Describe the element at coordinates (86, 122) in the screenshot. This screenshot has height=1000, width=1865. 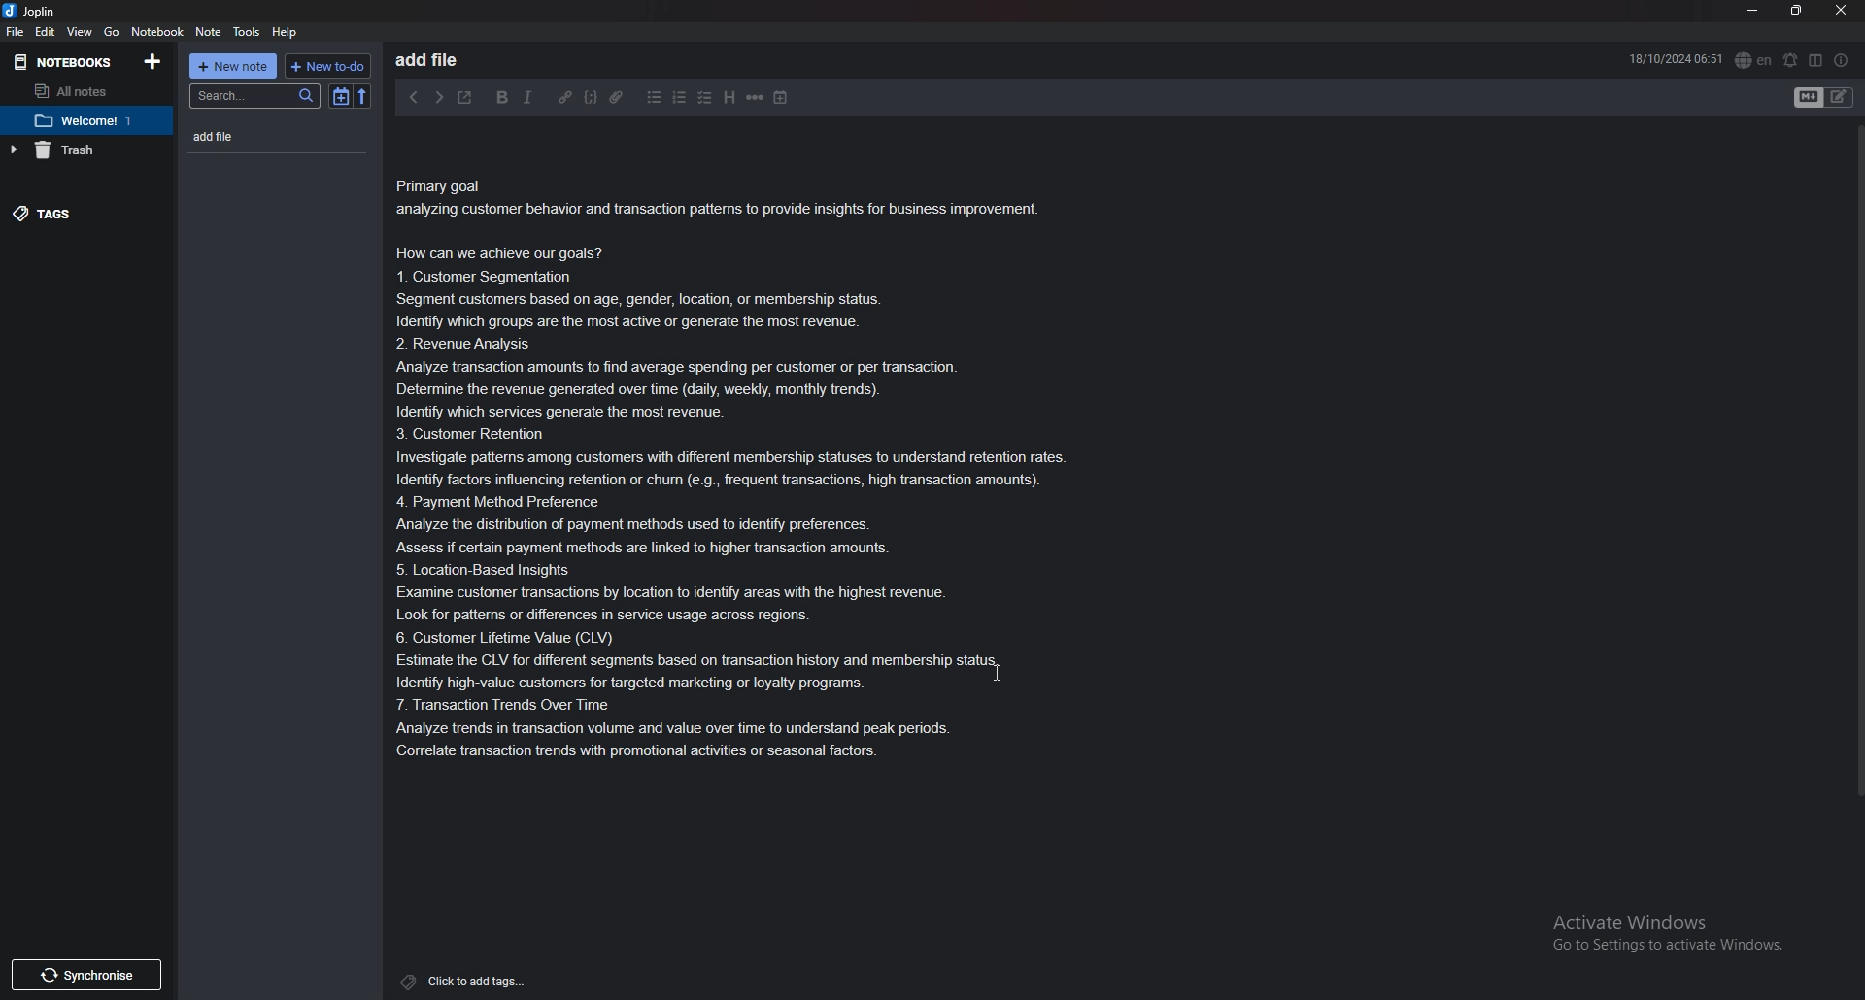
I see `Notebook` at that location.